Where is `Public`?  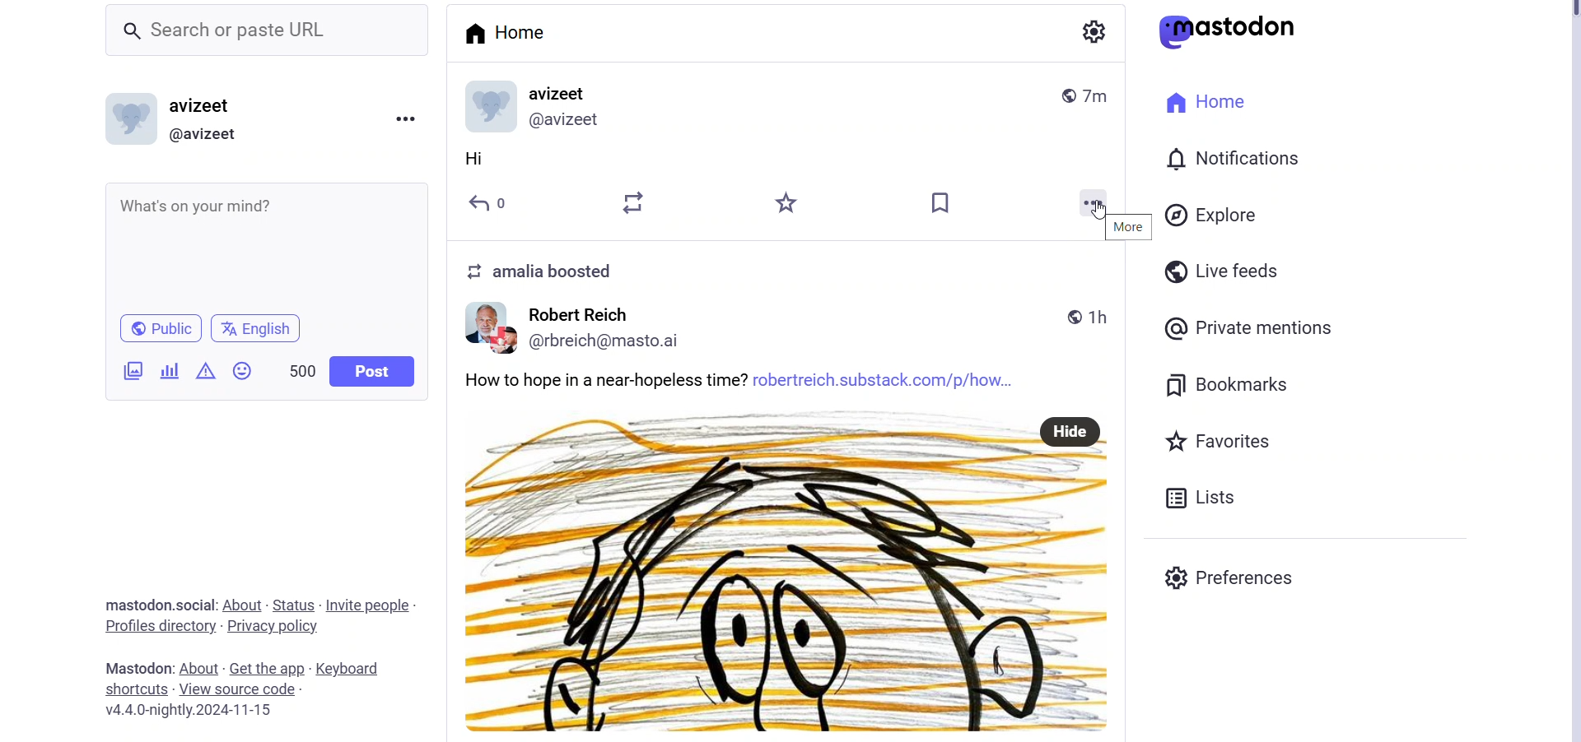
Public is located at coordinates (160, 328).